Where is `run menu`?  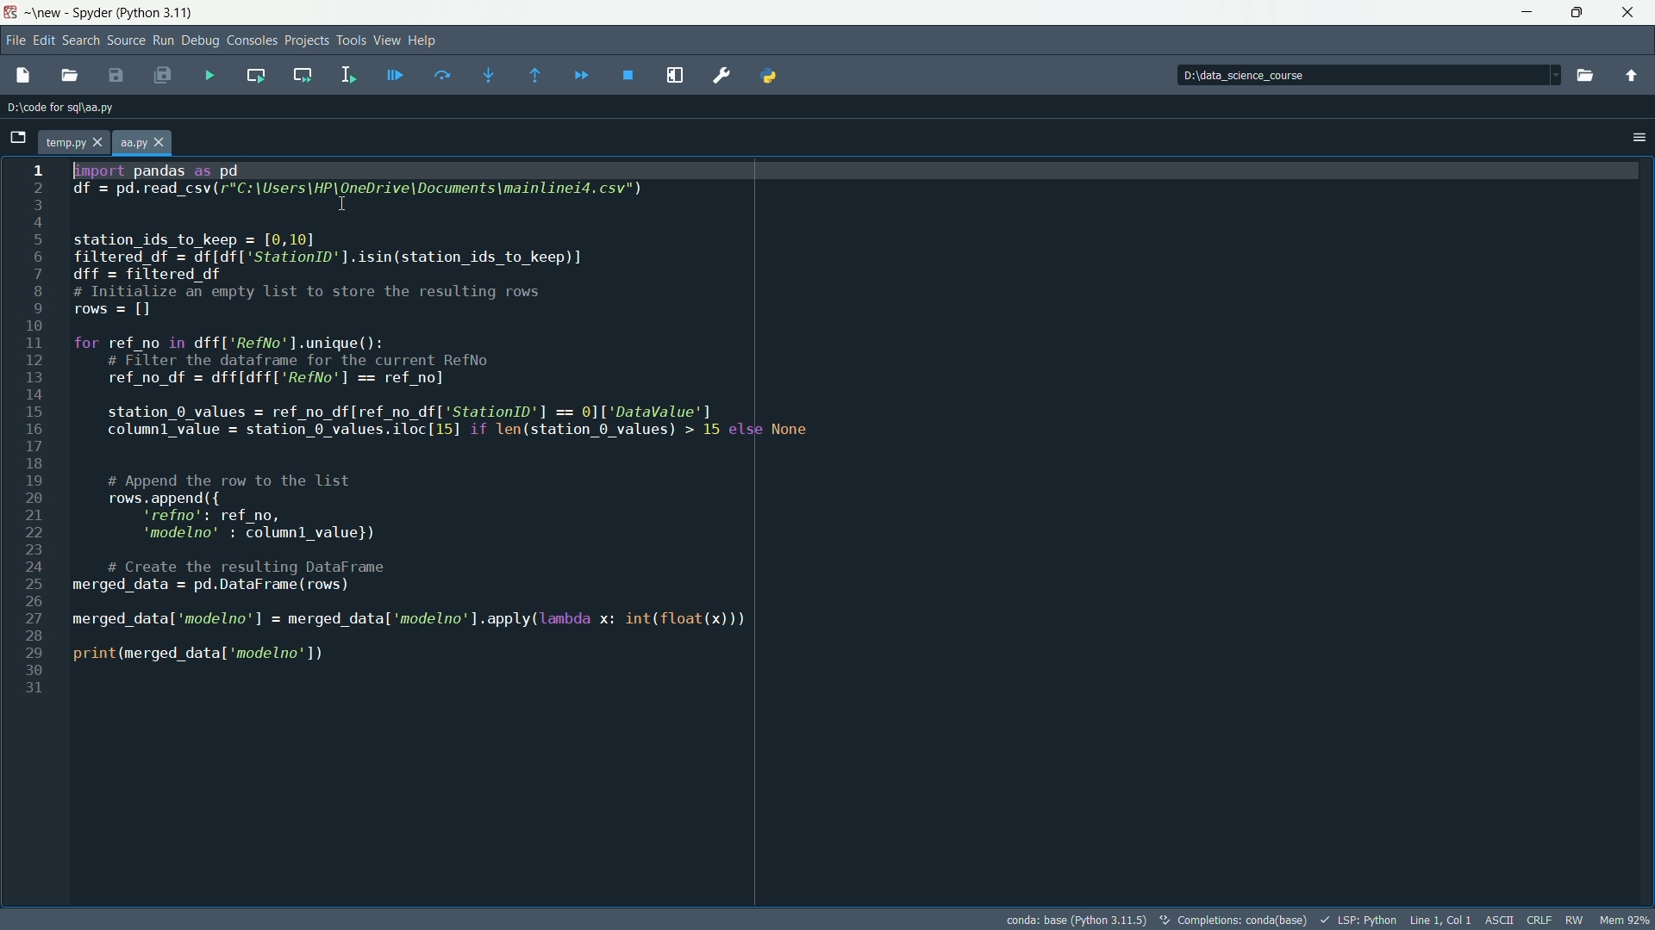
run menu is located at coordinates (162, 41).